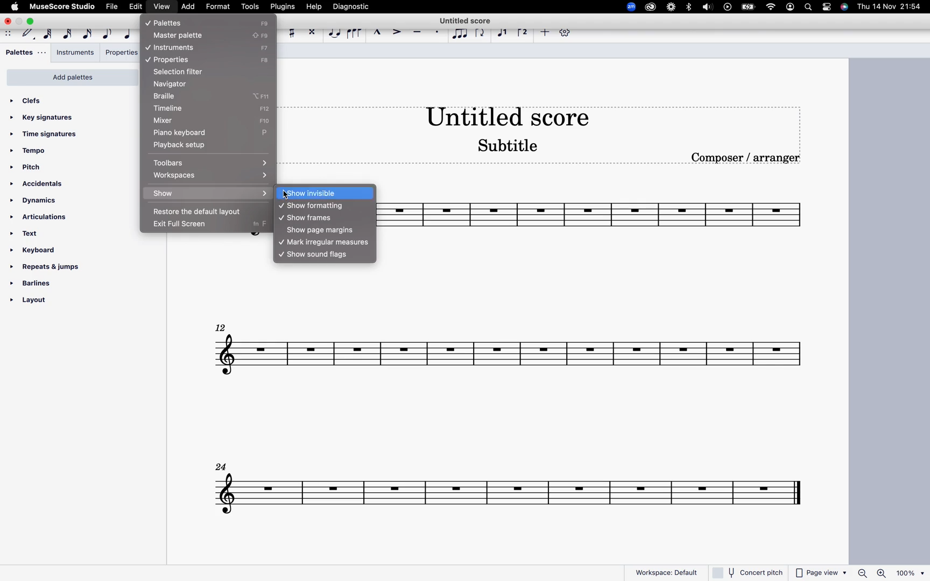  What do you see at coordinates (47, 117) in the screenshot?
I see `key signatures` at bounding box center [47, 117].